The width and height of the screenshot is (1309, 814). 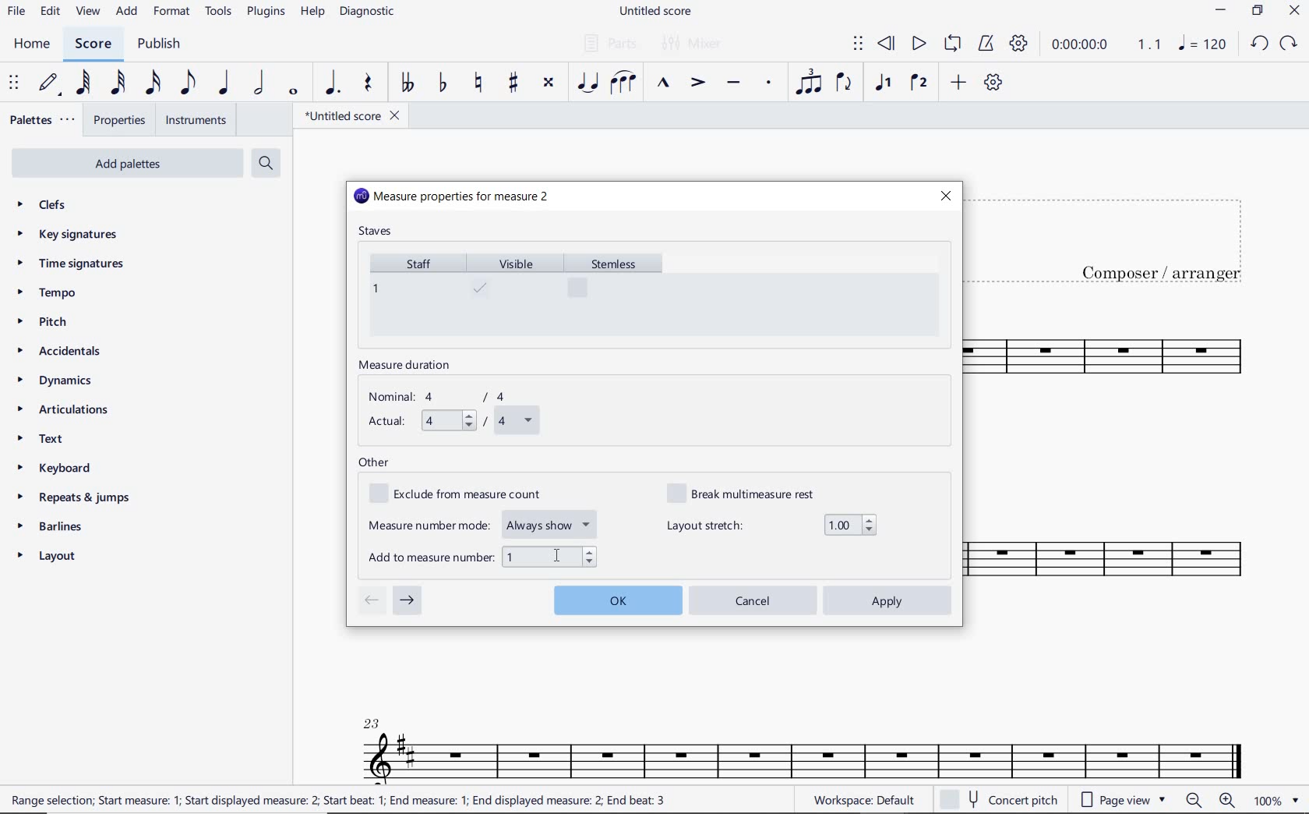 I want to click on REST, so click(x=369, y=85).